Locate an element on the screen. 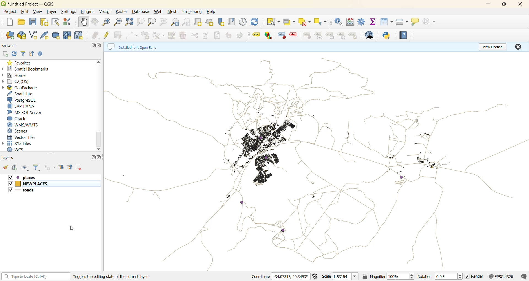  view is located at coordinates (38, 12).